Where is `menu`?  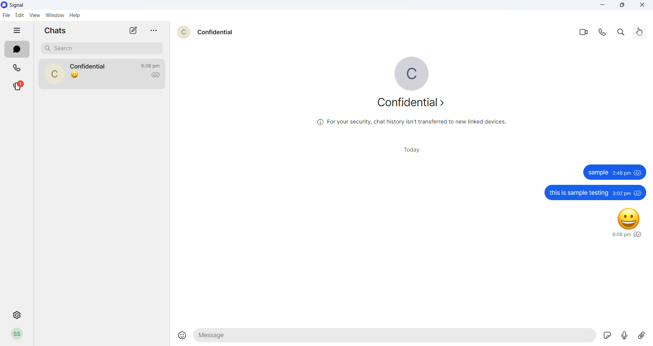
menu is located at coordinates (641, 31).